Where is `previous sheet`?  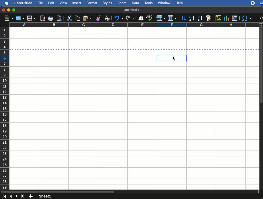 previous sheet is located at coordinates (10, 196).